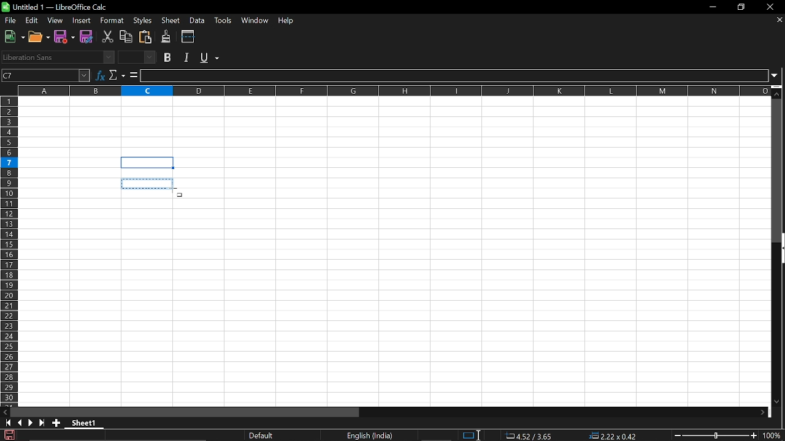 This screenshot has height=441, width=785. I want to click on Close , so click(773, 7).